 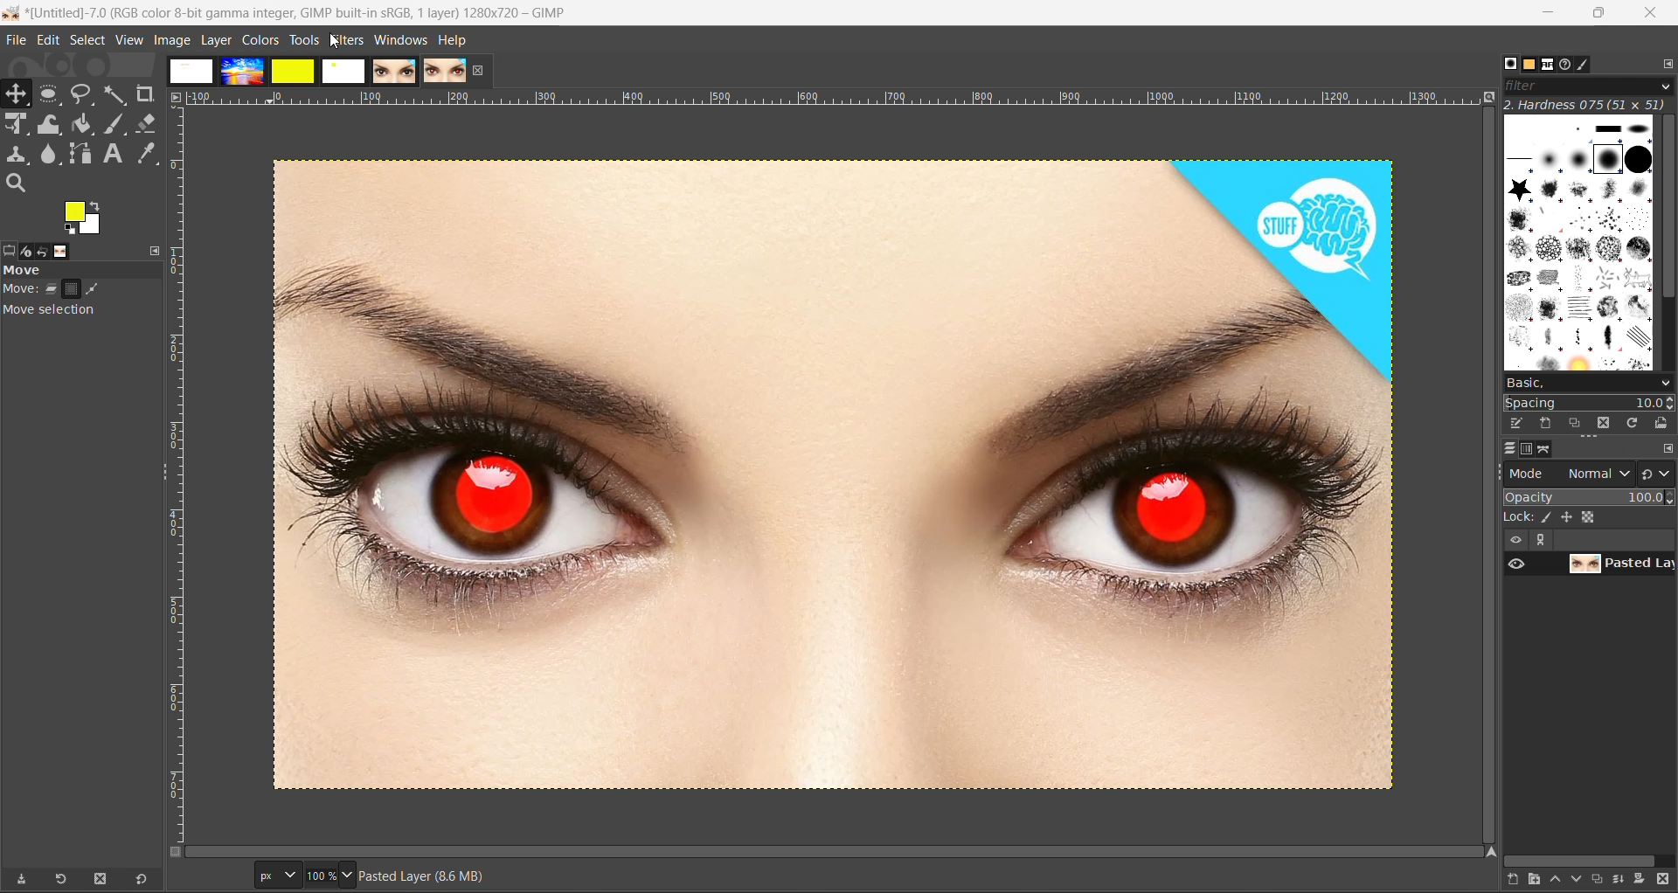 I want to click on maximize, so click(x=1598, y=17).